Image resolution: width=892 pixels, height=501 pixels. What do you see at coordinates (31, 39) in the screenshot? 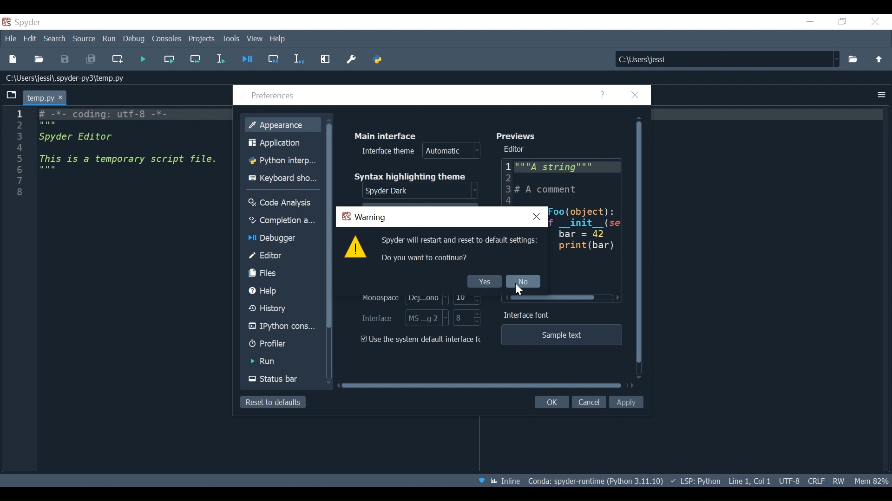
I see `Edit` at bounding box center [31, 39].